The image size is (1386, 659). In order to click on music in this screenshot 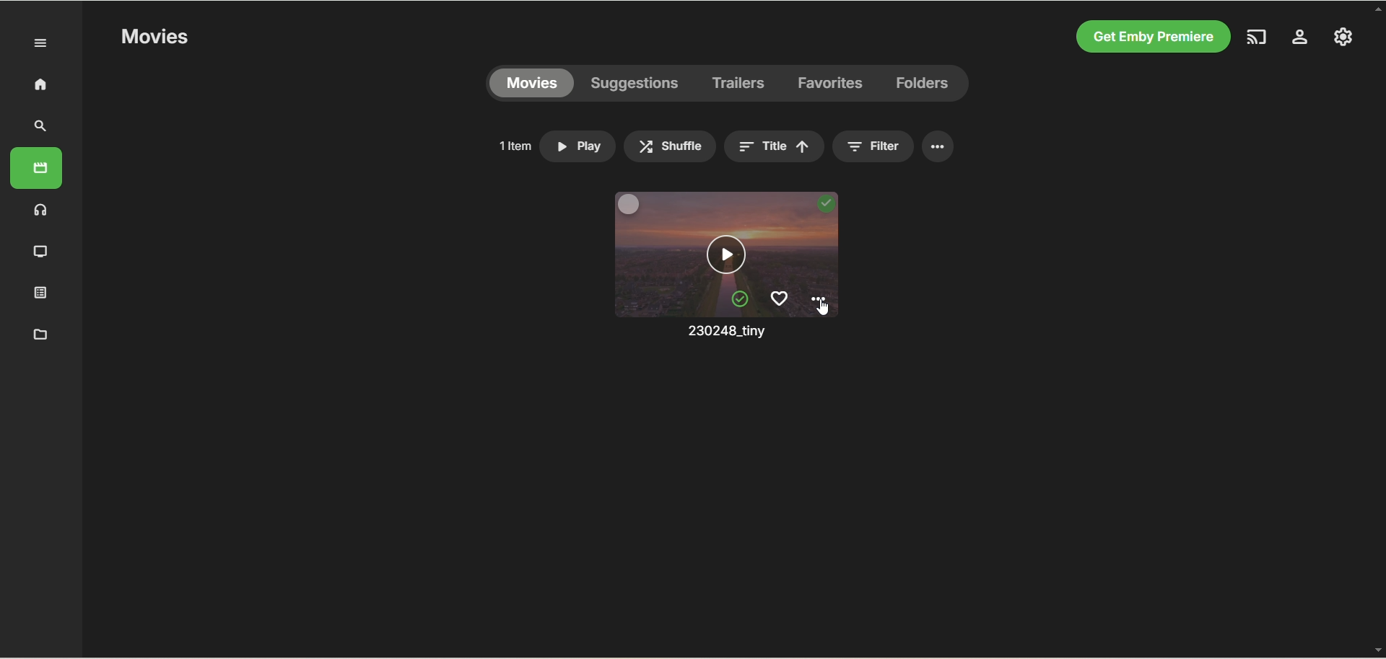, I will do `click(41, 209)`.